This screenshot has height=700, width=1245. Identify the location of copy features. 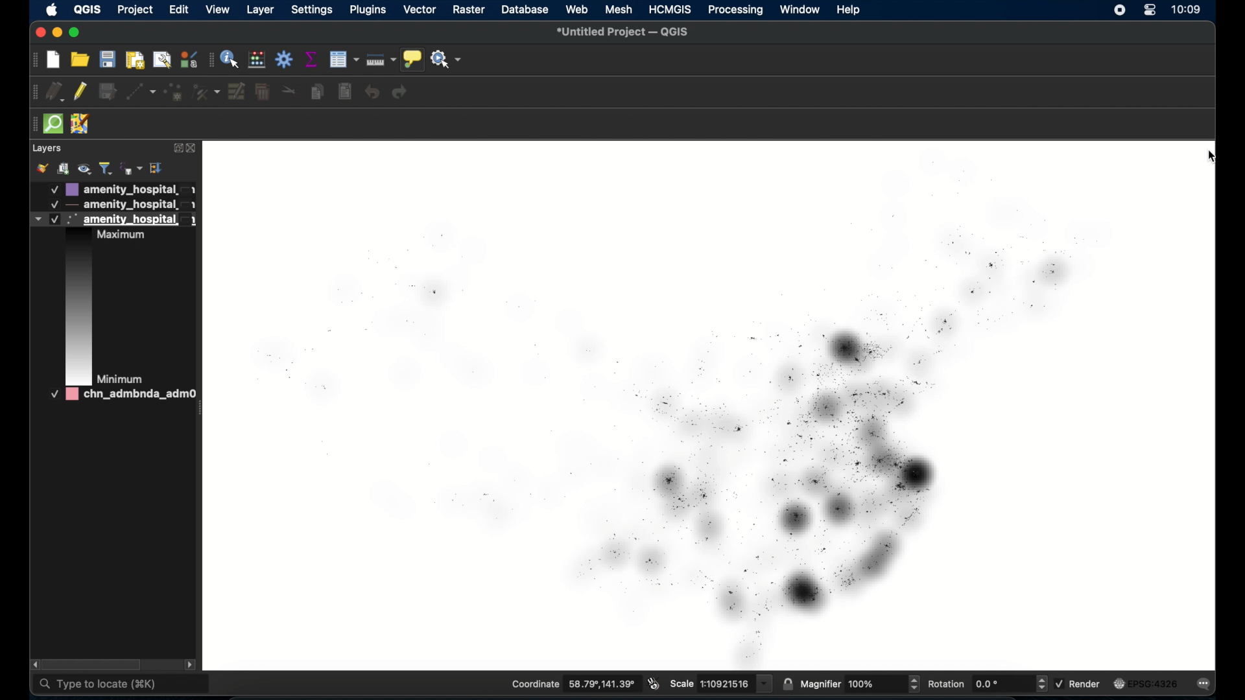
(317, 92).